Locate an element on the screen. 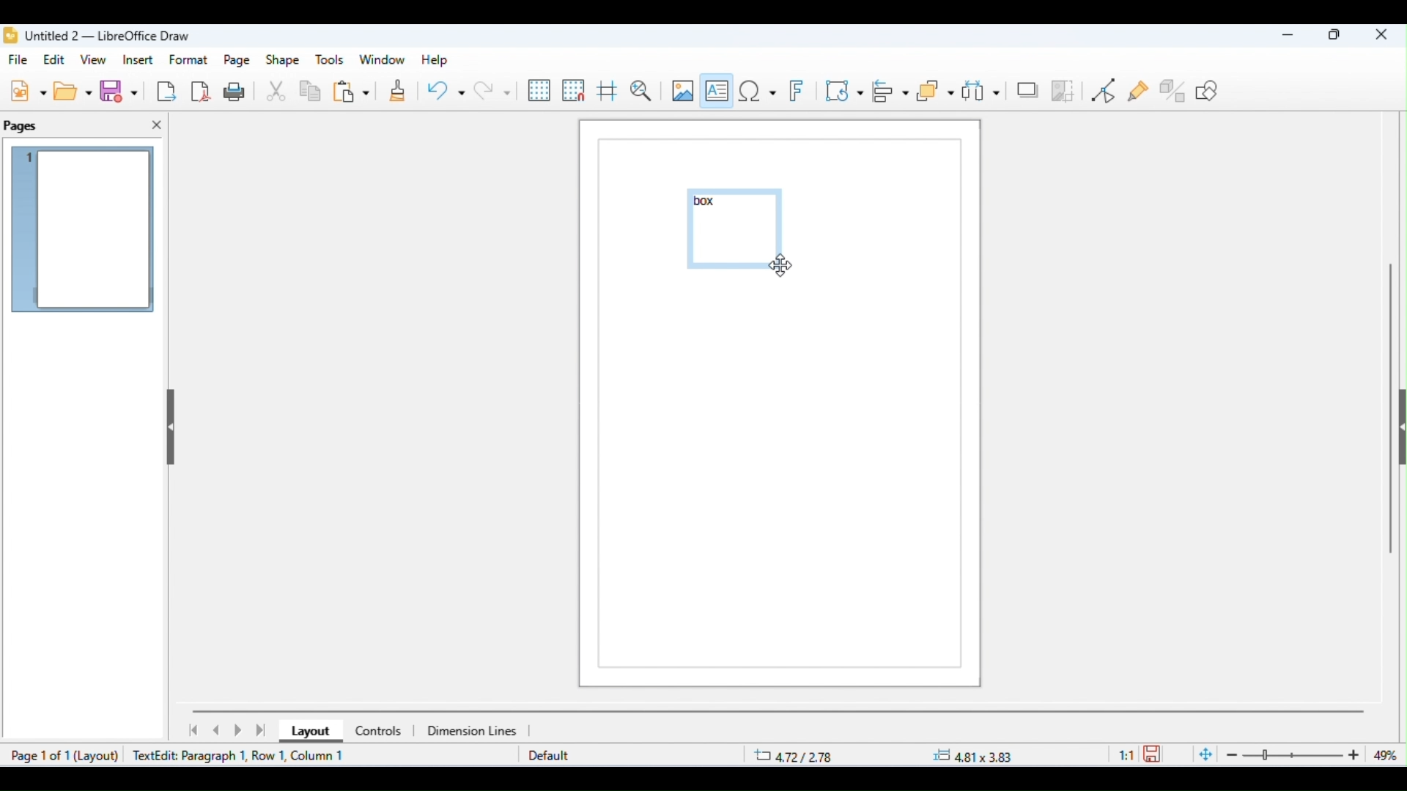  controls is located at coordinates (377, 731).